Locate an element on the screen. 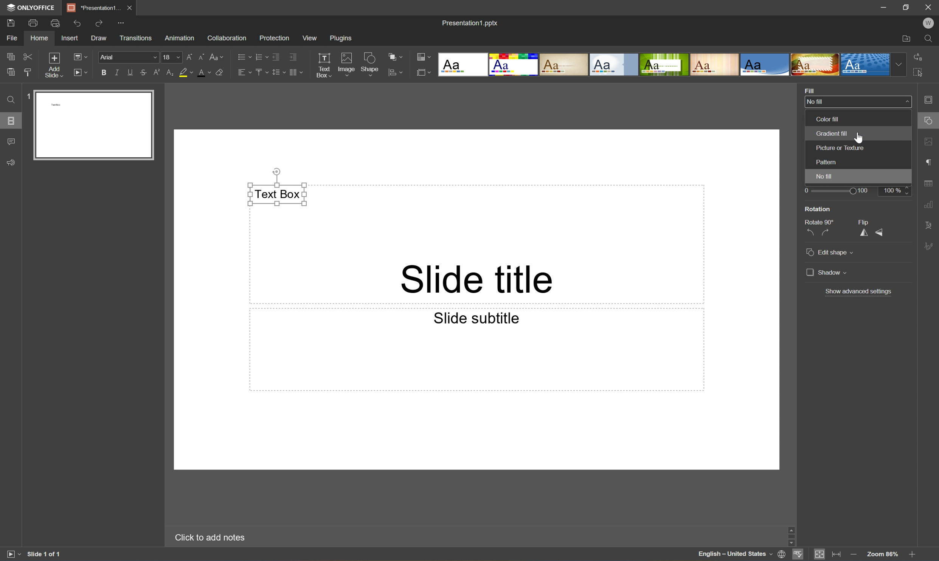 Image resolution: width=939 pixels, height=561 pixels. Copy style is located at coordinates (28, 73).